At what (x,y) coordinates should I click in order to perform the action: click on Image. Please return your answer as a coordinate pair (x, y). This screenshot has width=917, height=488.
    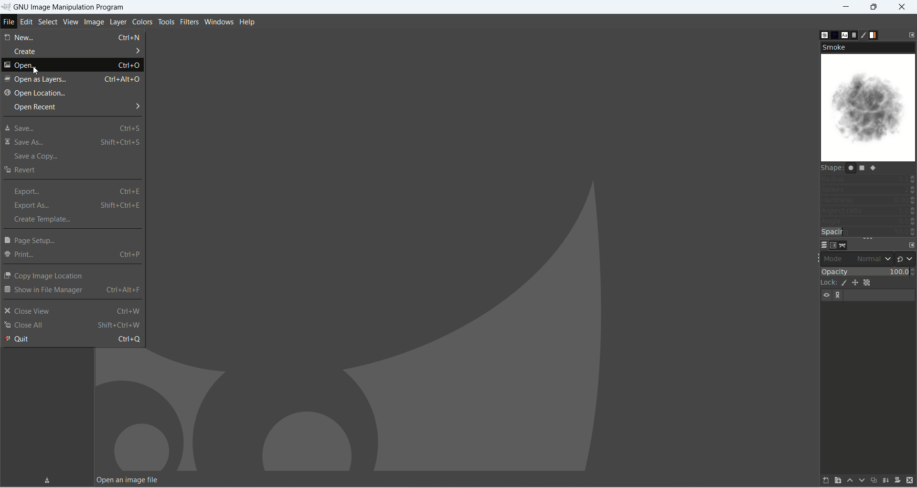
    Looking at the image, I should click on (91, 21).